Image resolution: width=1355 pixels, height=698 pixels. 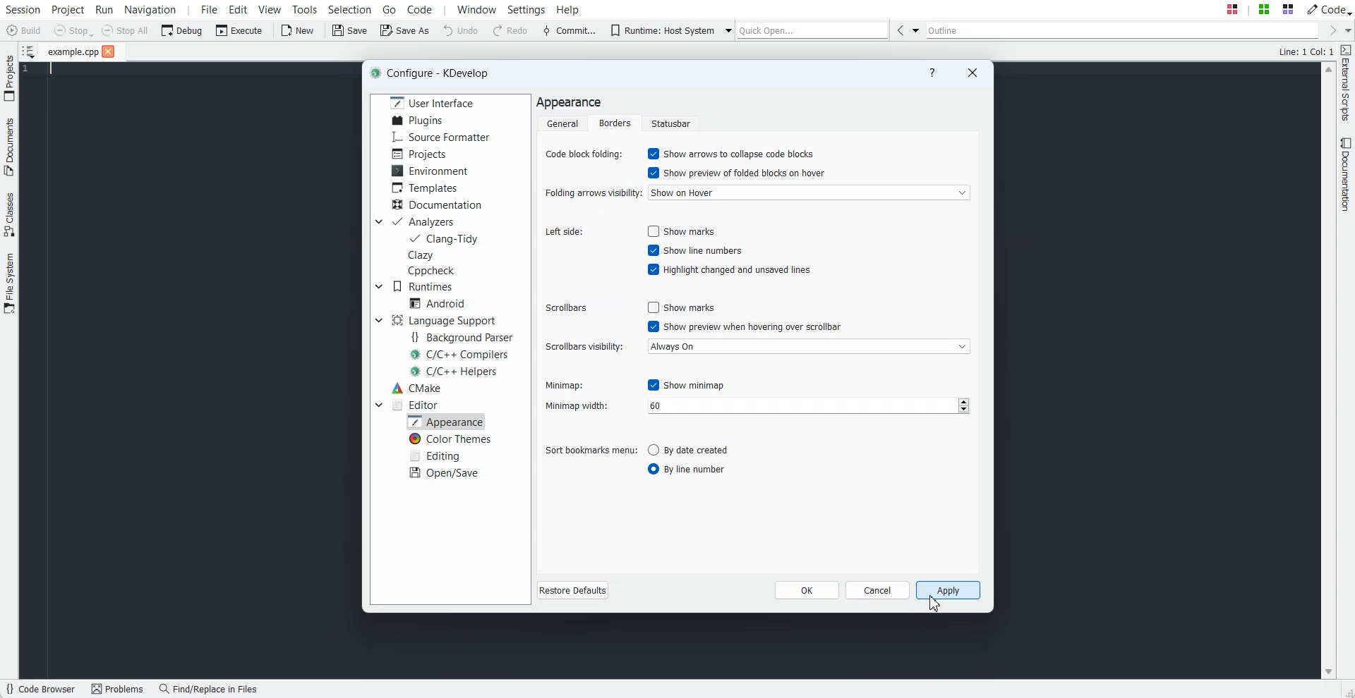 I want to click on Documentation, so click(x=436, y=204).